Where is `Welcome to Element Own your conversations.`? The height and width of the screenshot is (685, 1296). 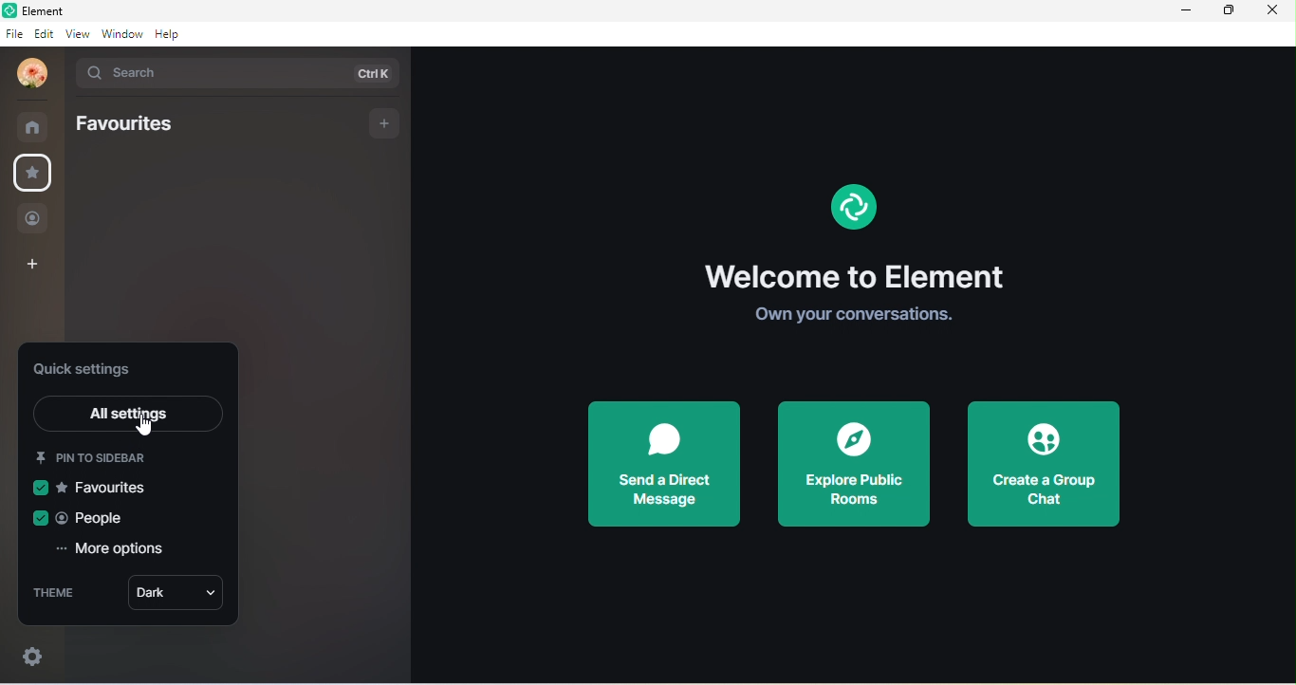
Welcome to Element Own your conversations. is located at coordinates (853, 298).